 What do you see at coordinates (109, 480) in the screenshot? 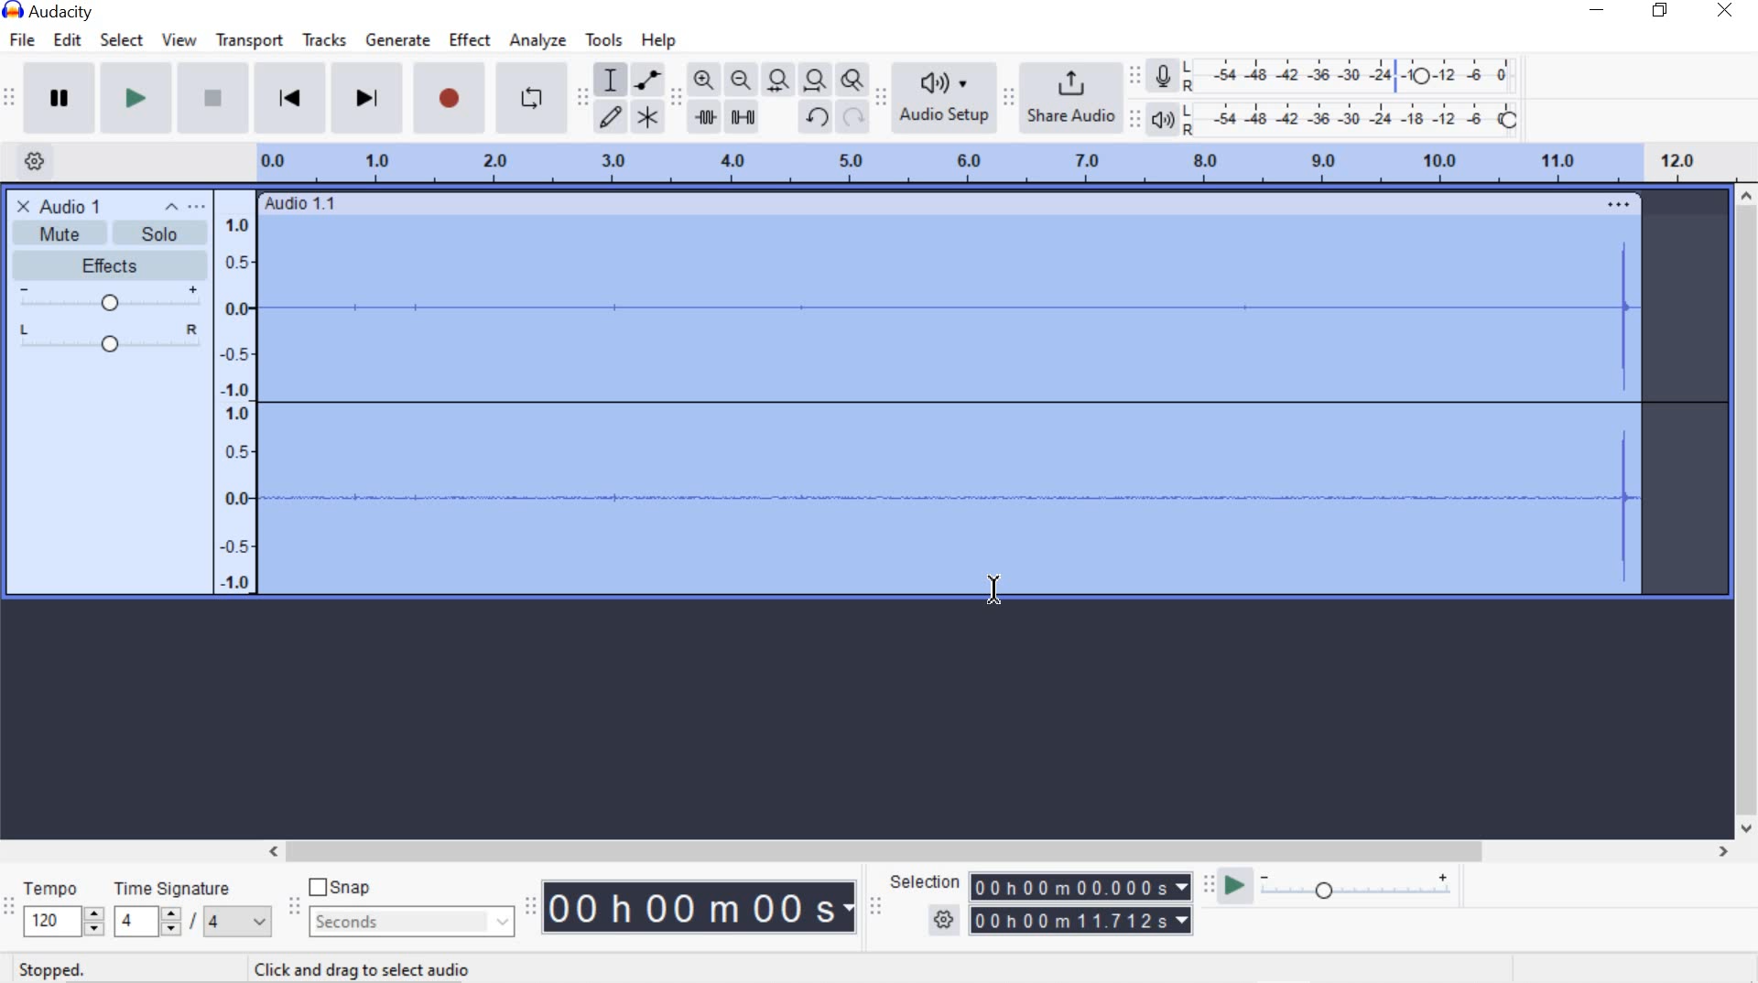
I see `Select or Deselect Track` at bounding box center [109, 480].